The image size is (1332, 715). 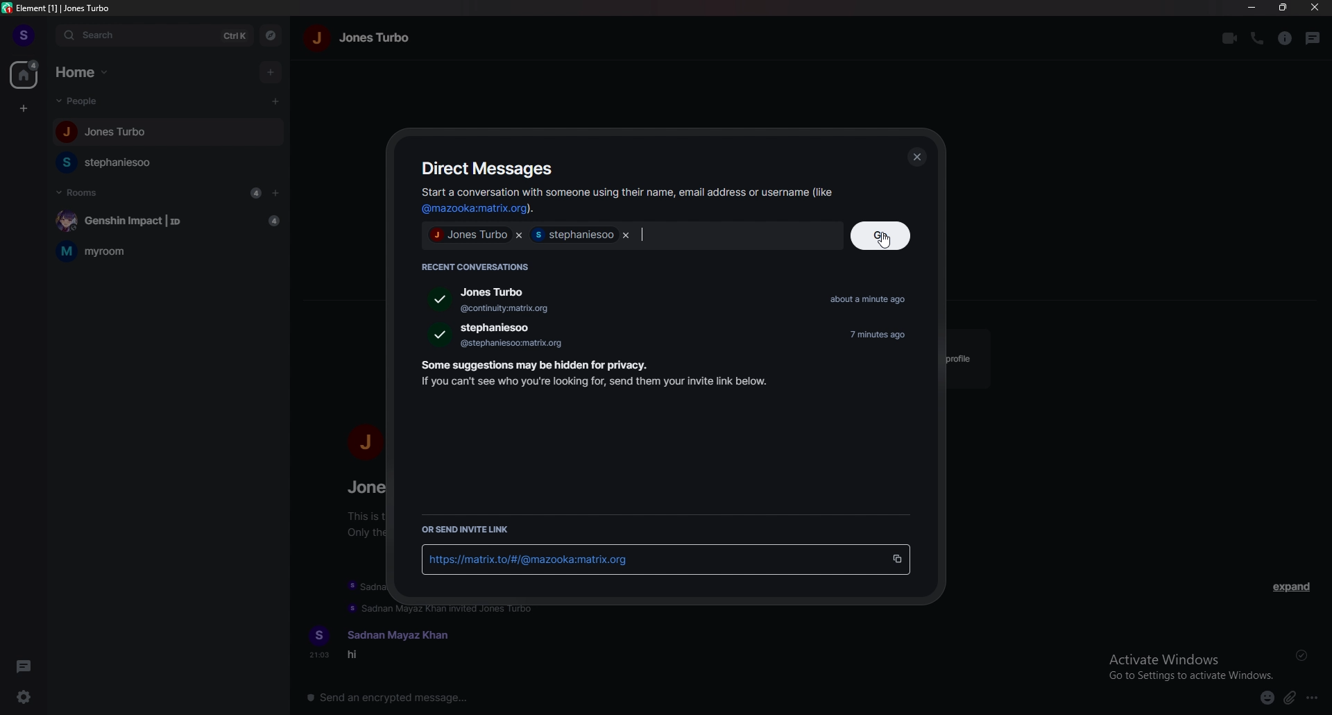 I want to click on minimize, so click(x=1253, y=7).